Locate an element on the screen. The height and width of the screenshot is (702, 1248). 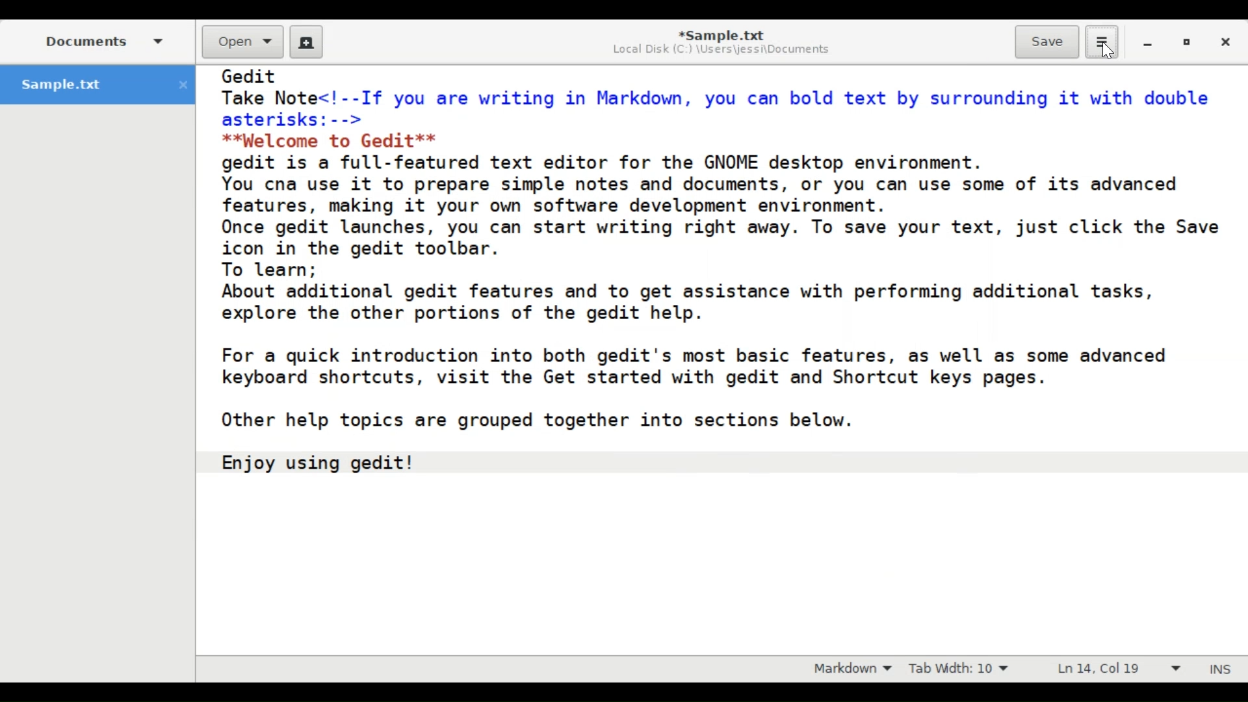
Application menu is located at coordinates (1101, 40).